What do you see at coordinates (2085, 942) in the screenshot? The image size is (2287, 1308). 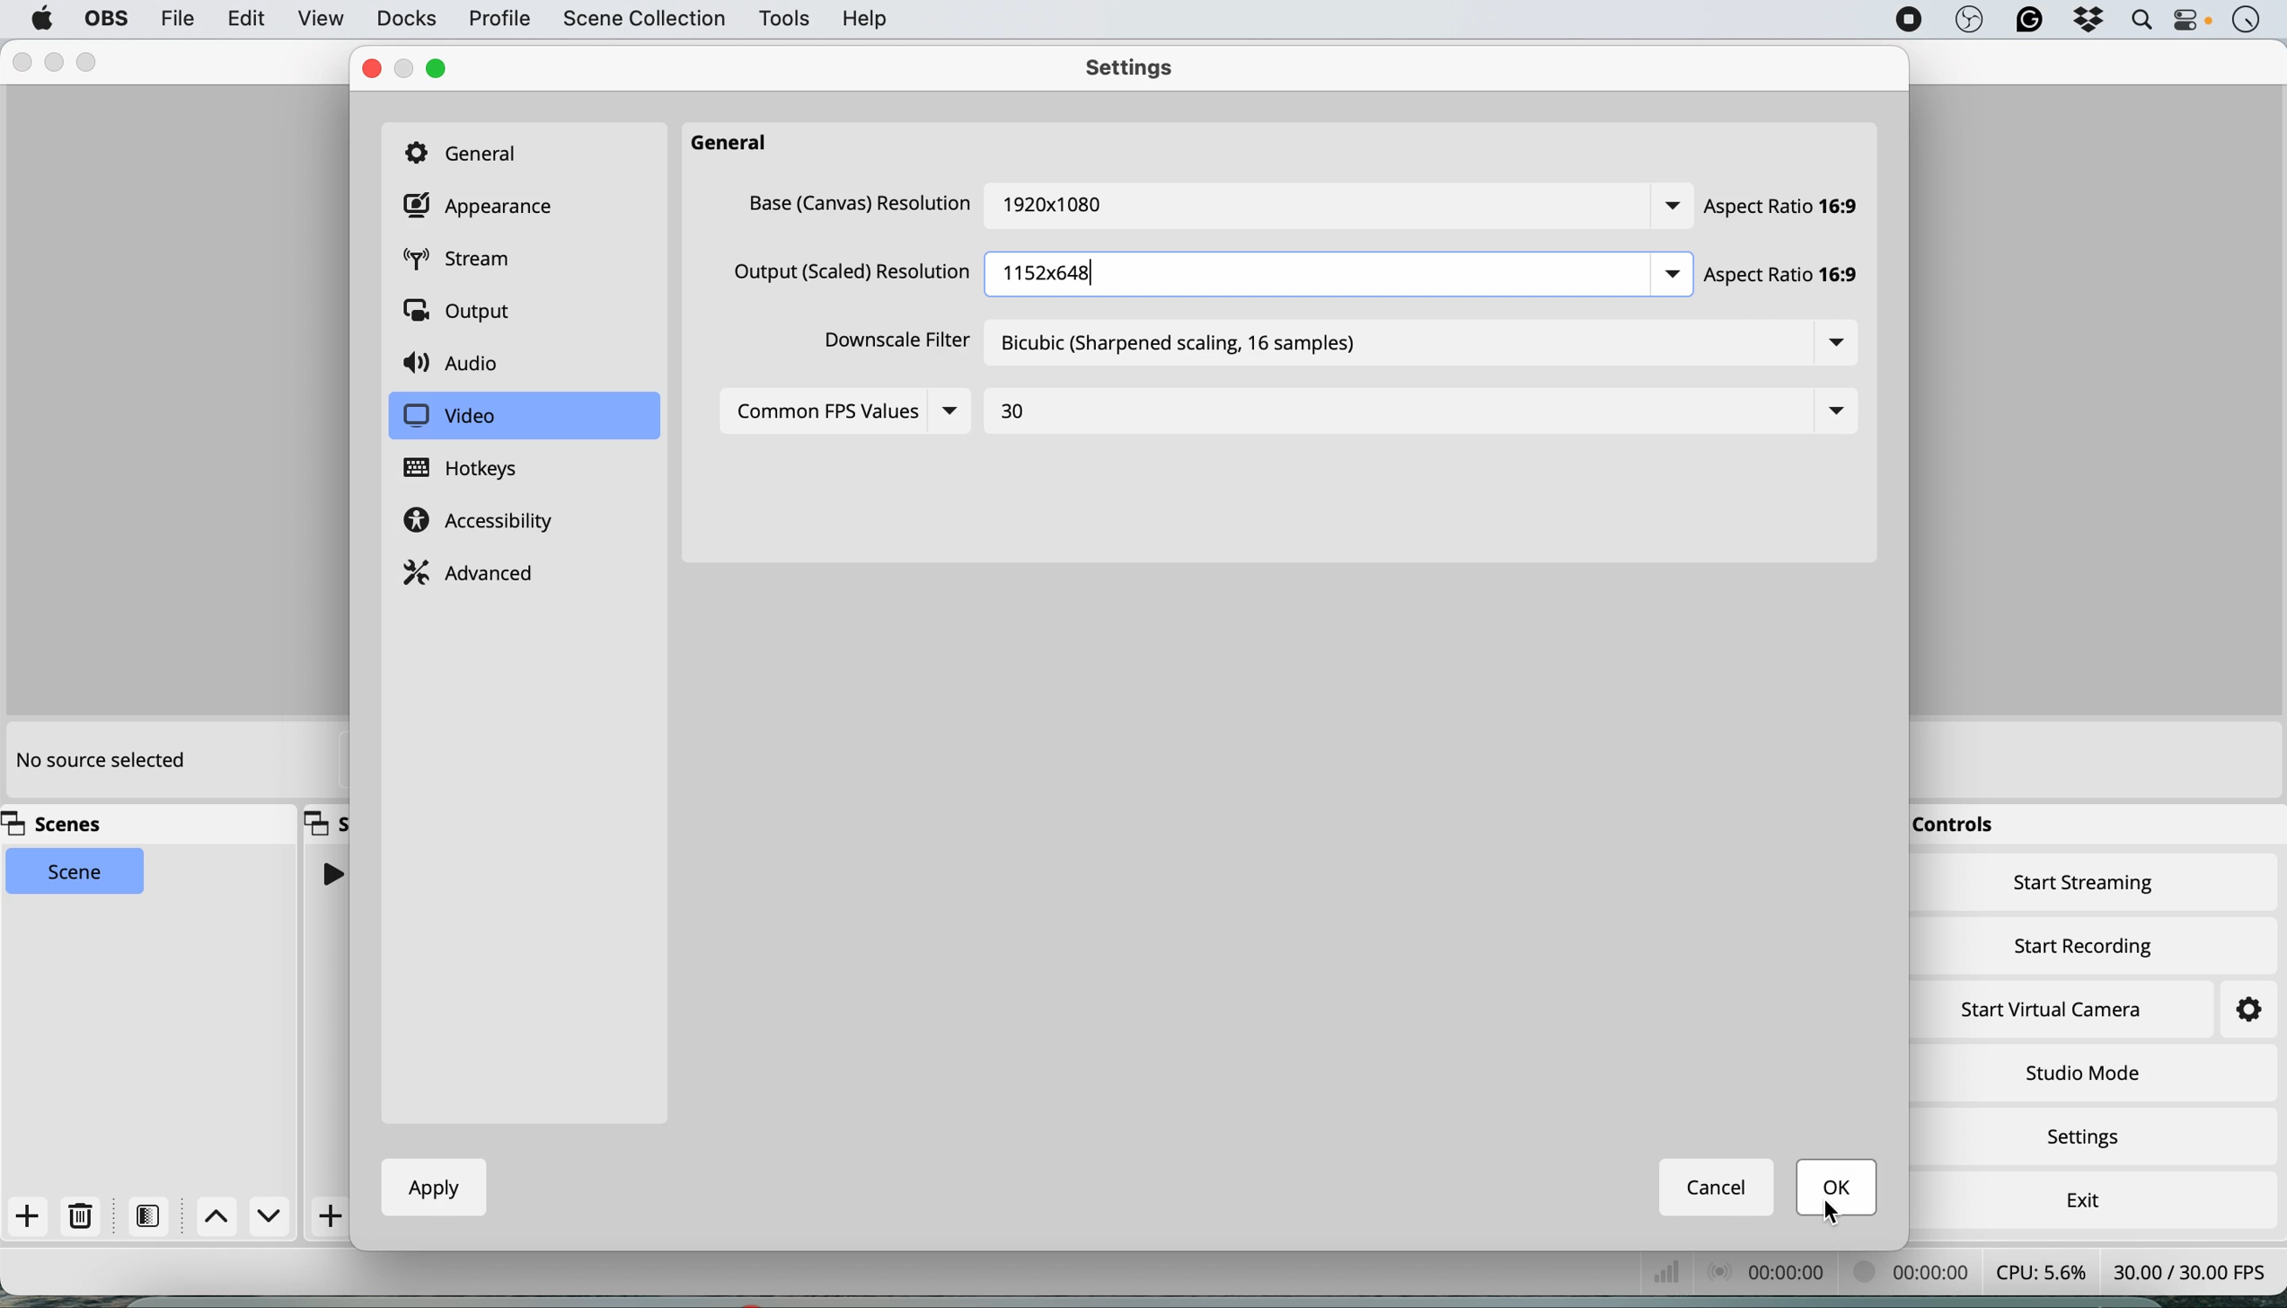 I see `start recording` at bounding box center [2085, 942].